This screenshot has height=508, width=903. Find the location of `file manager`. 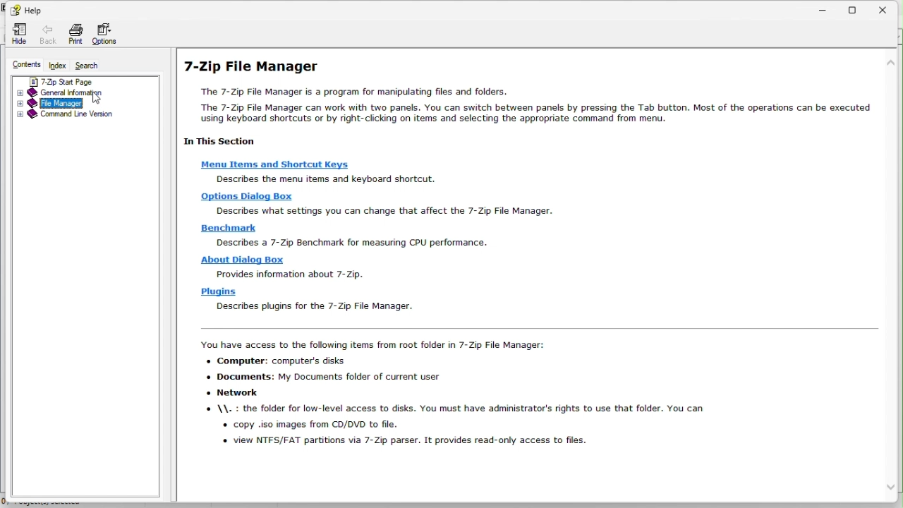

file manager is located at coordinates (87, 104).